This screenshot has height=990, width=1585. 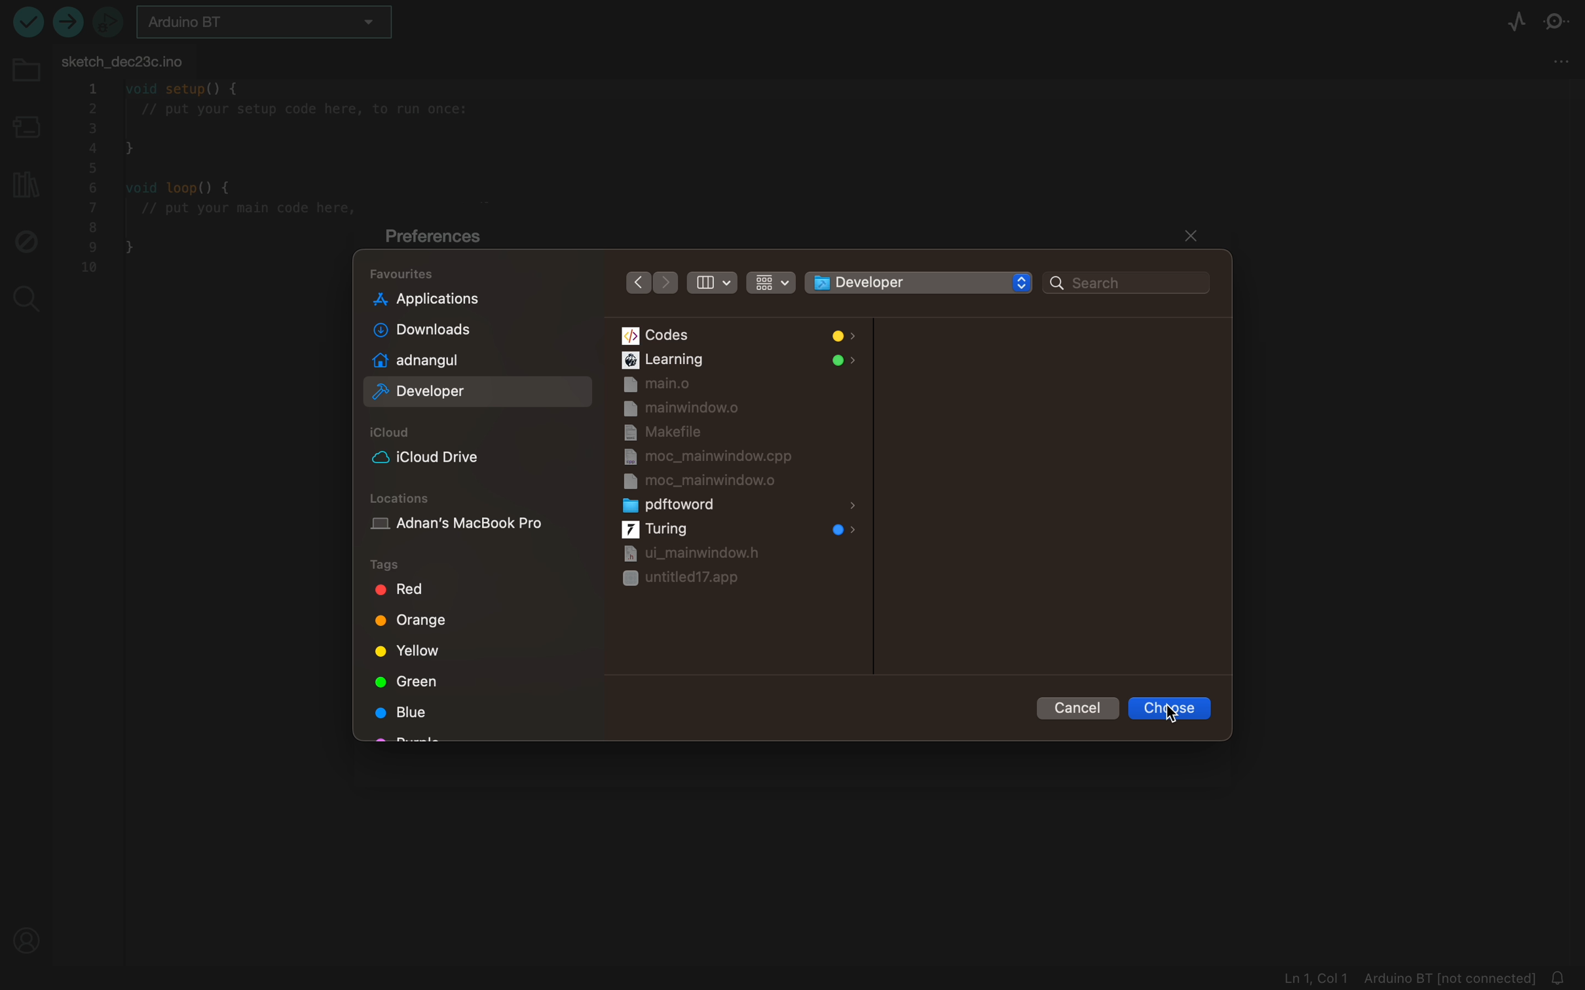 What do you see at coordinates (25, 187) in the screenshot?
I see `library` at bounding box center [25, 187].